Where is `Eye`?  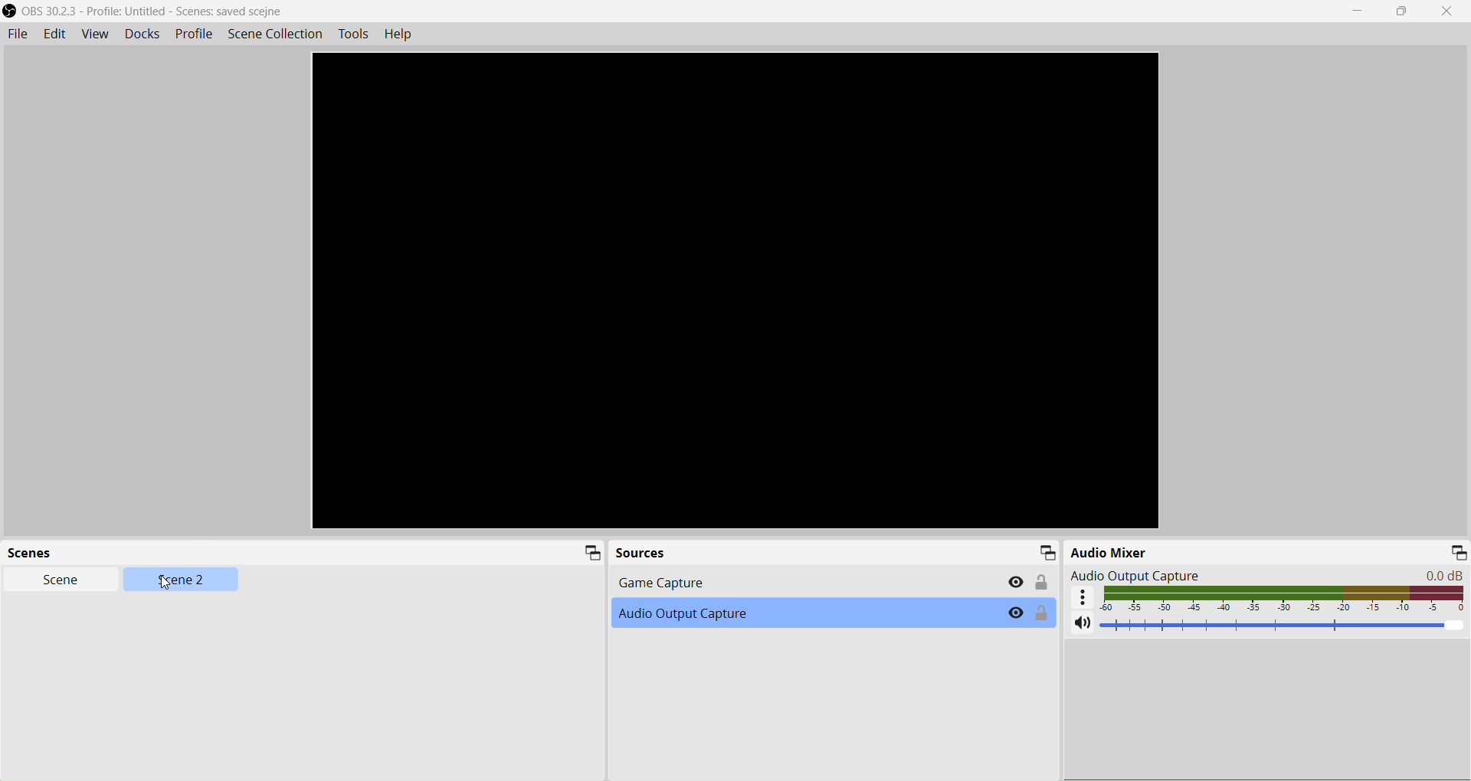
Eye is located at coordinates (1015, 613).